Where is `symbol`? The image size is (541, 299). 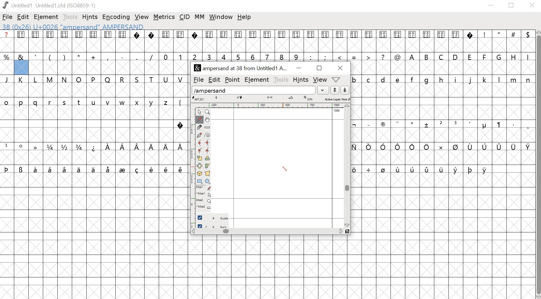 symbol is located at coordinates (167, 169).